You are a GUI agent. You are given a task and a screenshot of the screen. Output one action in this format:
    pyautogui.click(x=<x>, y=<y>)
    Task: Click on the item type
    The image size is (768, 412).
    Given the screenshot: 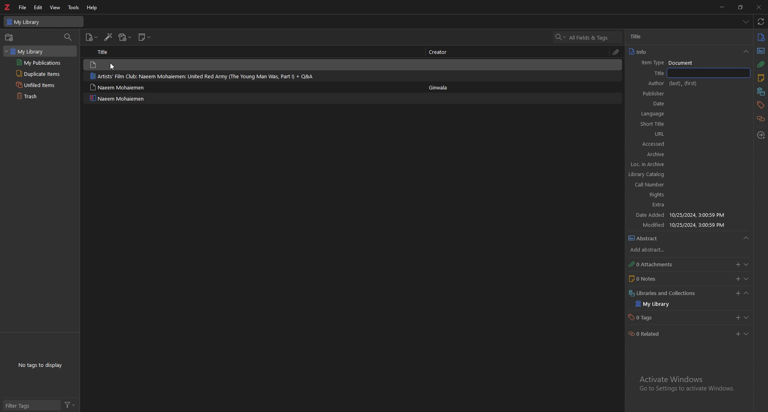 What is the action you would take?
    pyautogui.click(x=668, y=63)
    